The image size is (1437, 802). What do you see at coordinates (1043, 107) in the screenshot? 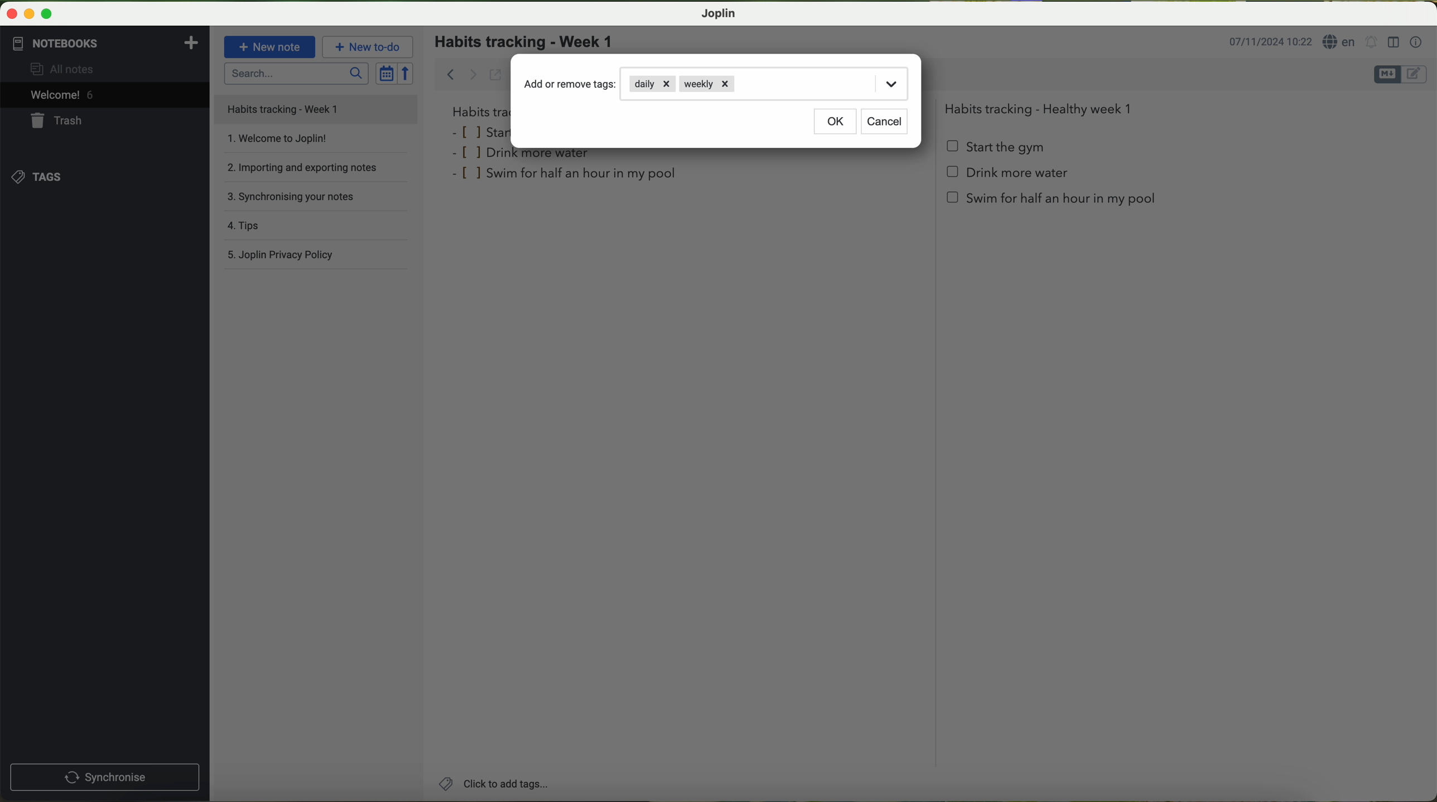
I see `Habits tracking - Healthy week 1` at bounding box center [1043, 107].